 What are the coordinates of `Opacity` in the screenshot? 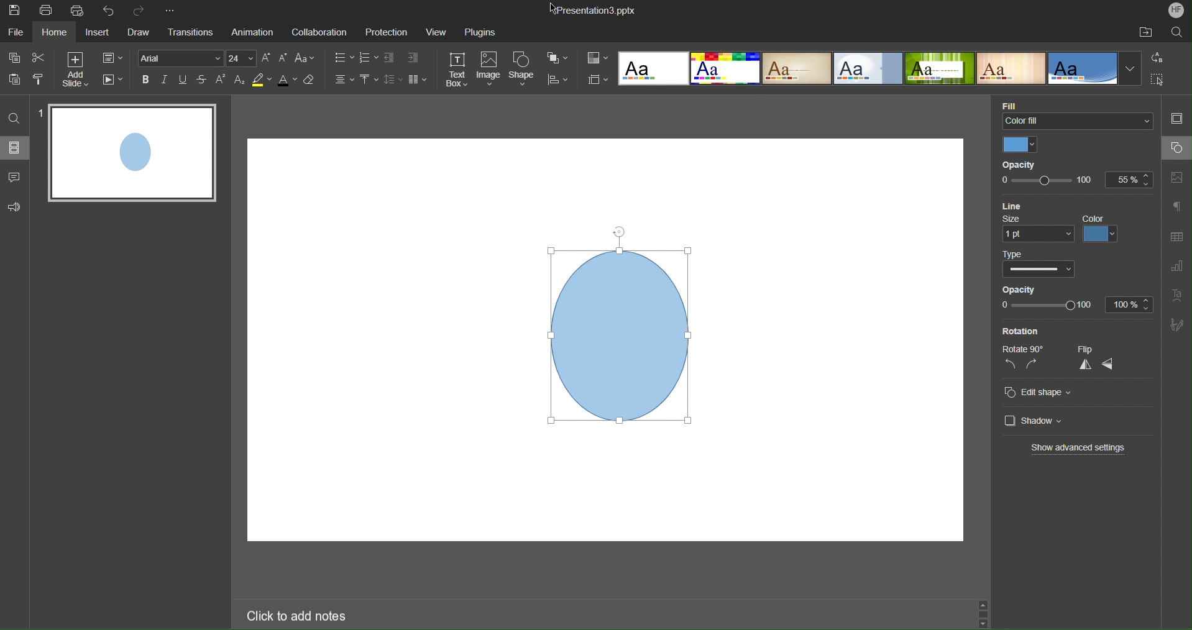 It's located at (1074, 299).